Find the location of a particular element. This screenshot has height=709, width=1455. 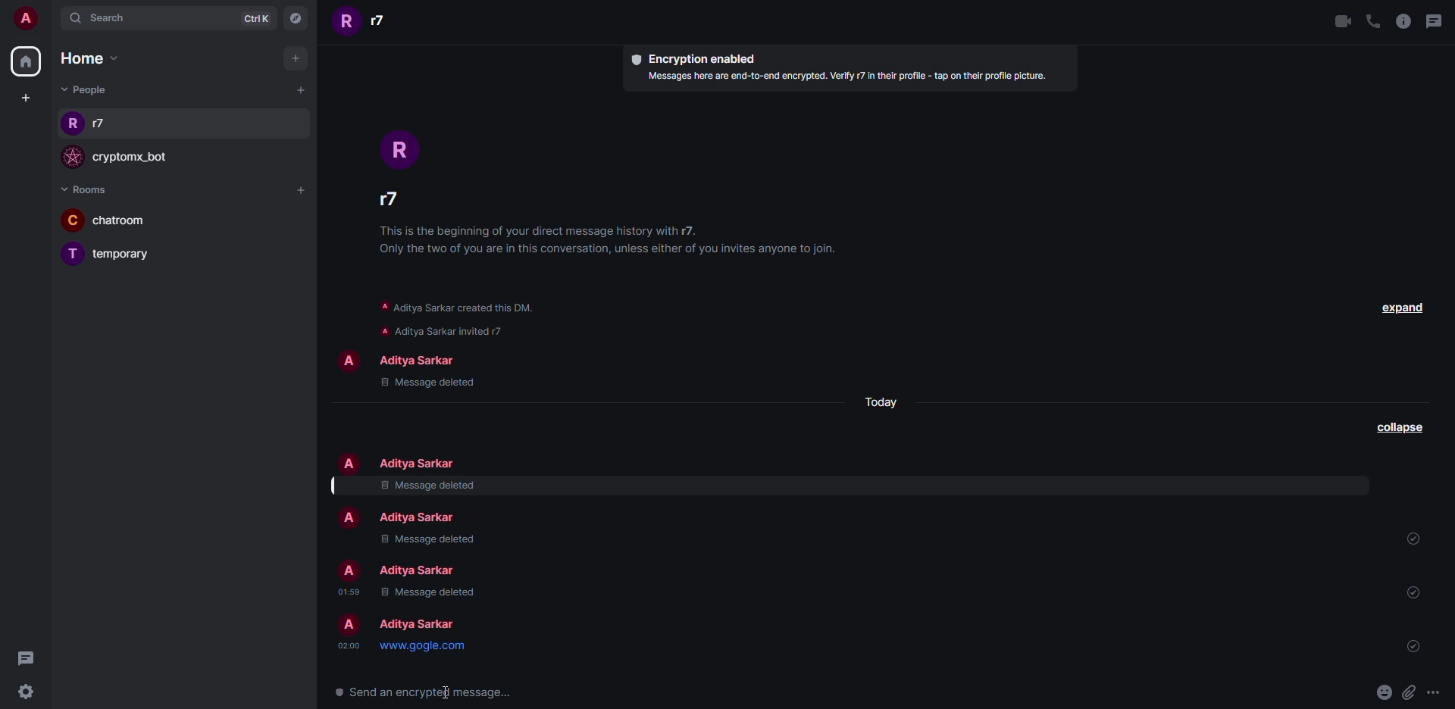

people is located at coordinates (422, 572).